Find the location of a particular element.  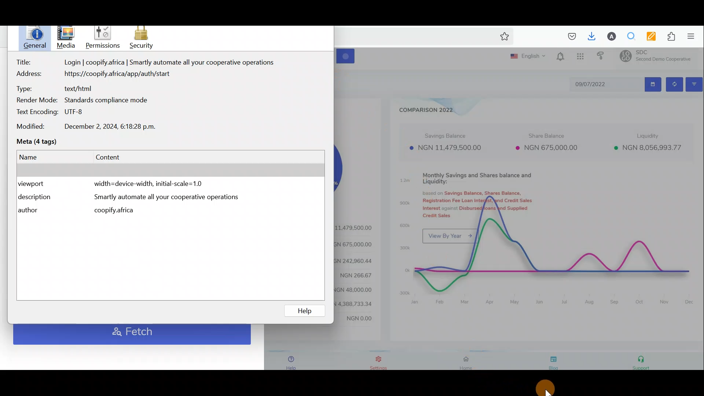

Author is located at coordinates (91, 211).